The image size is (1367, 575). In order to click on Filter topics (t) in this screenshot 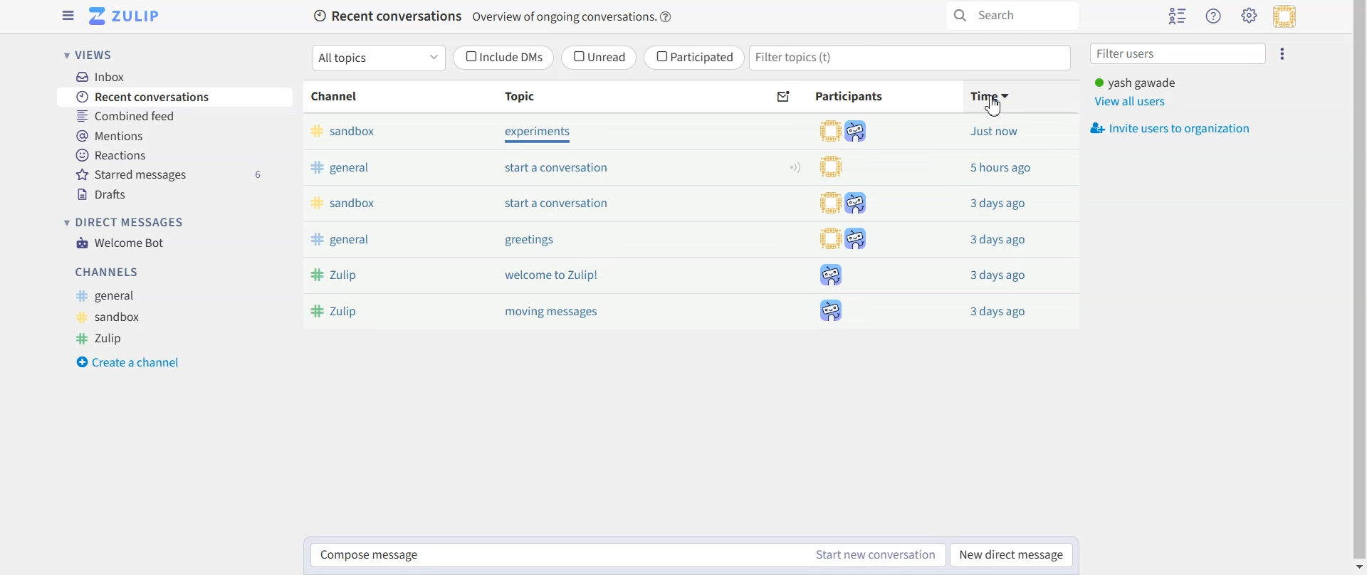, I will do `click(911, 59)`.